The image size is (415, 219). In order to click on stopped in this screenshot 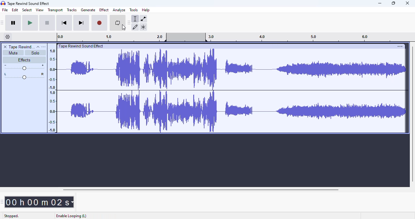, I will do `click(11, 216)`.